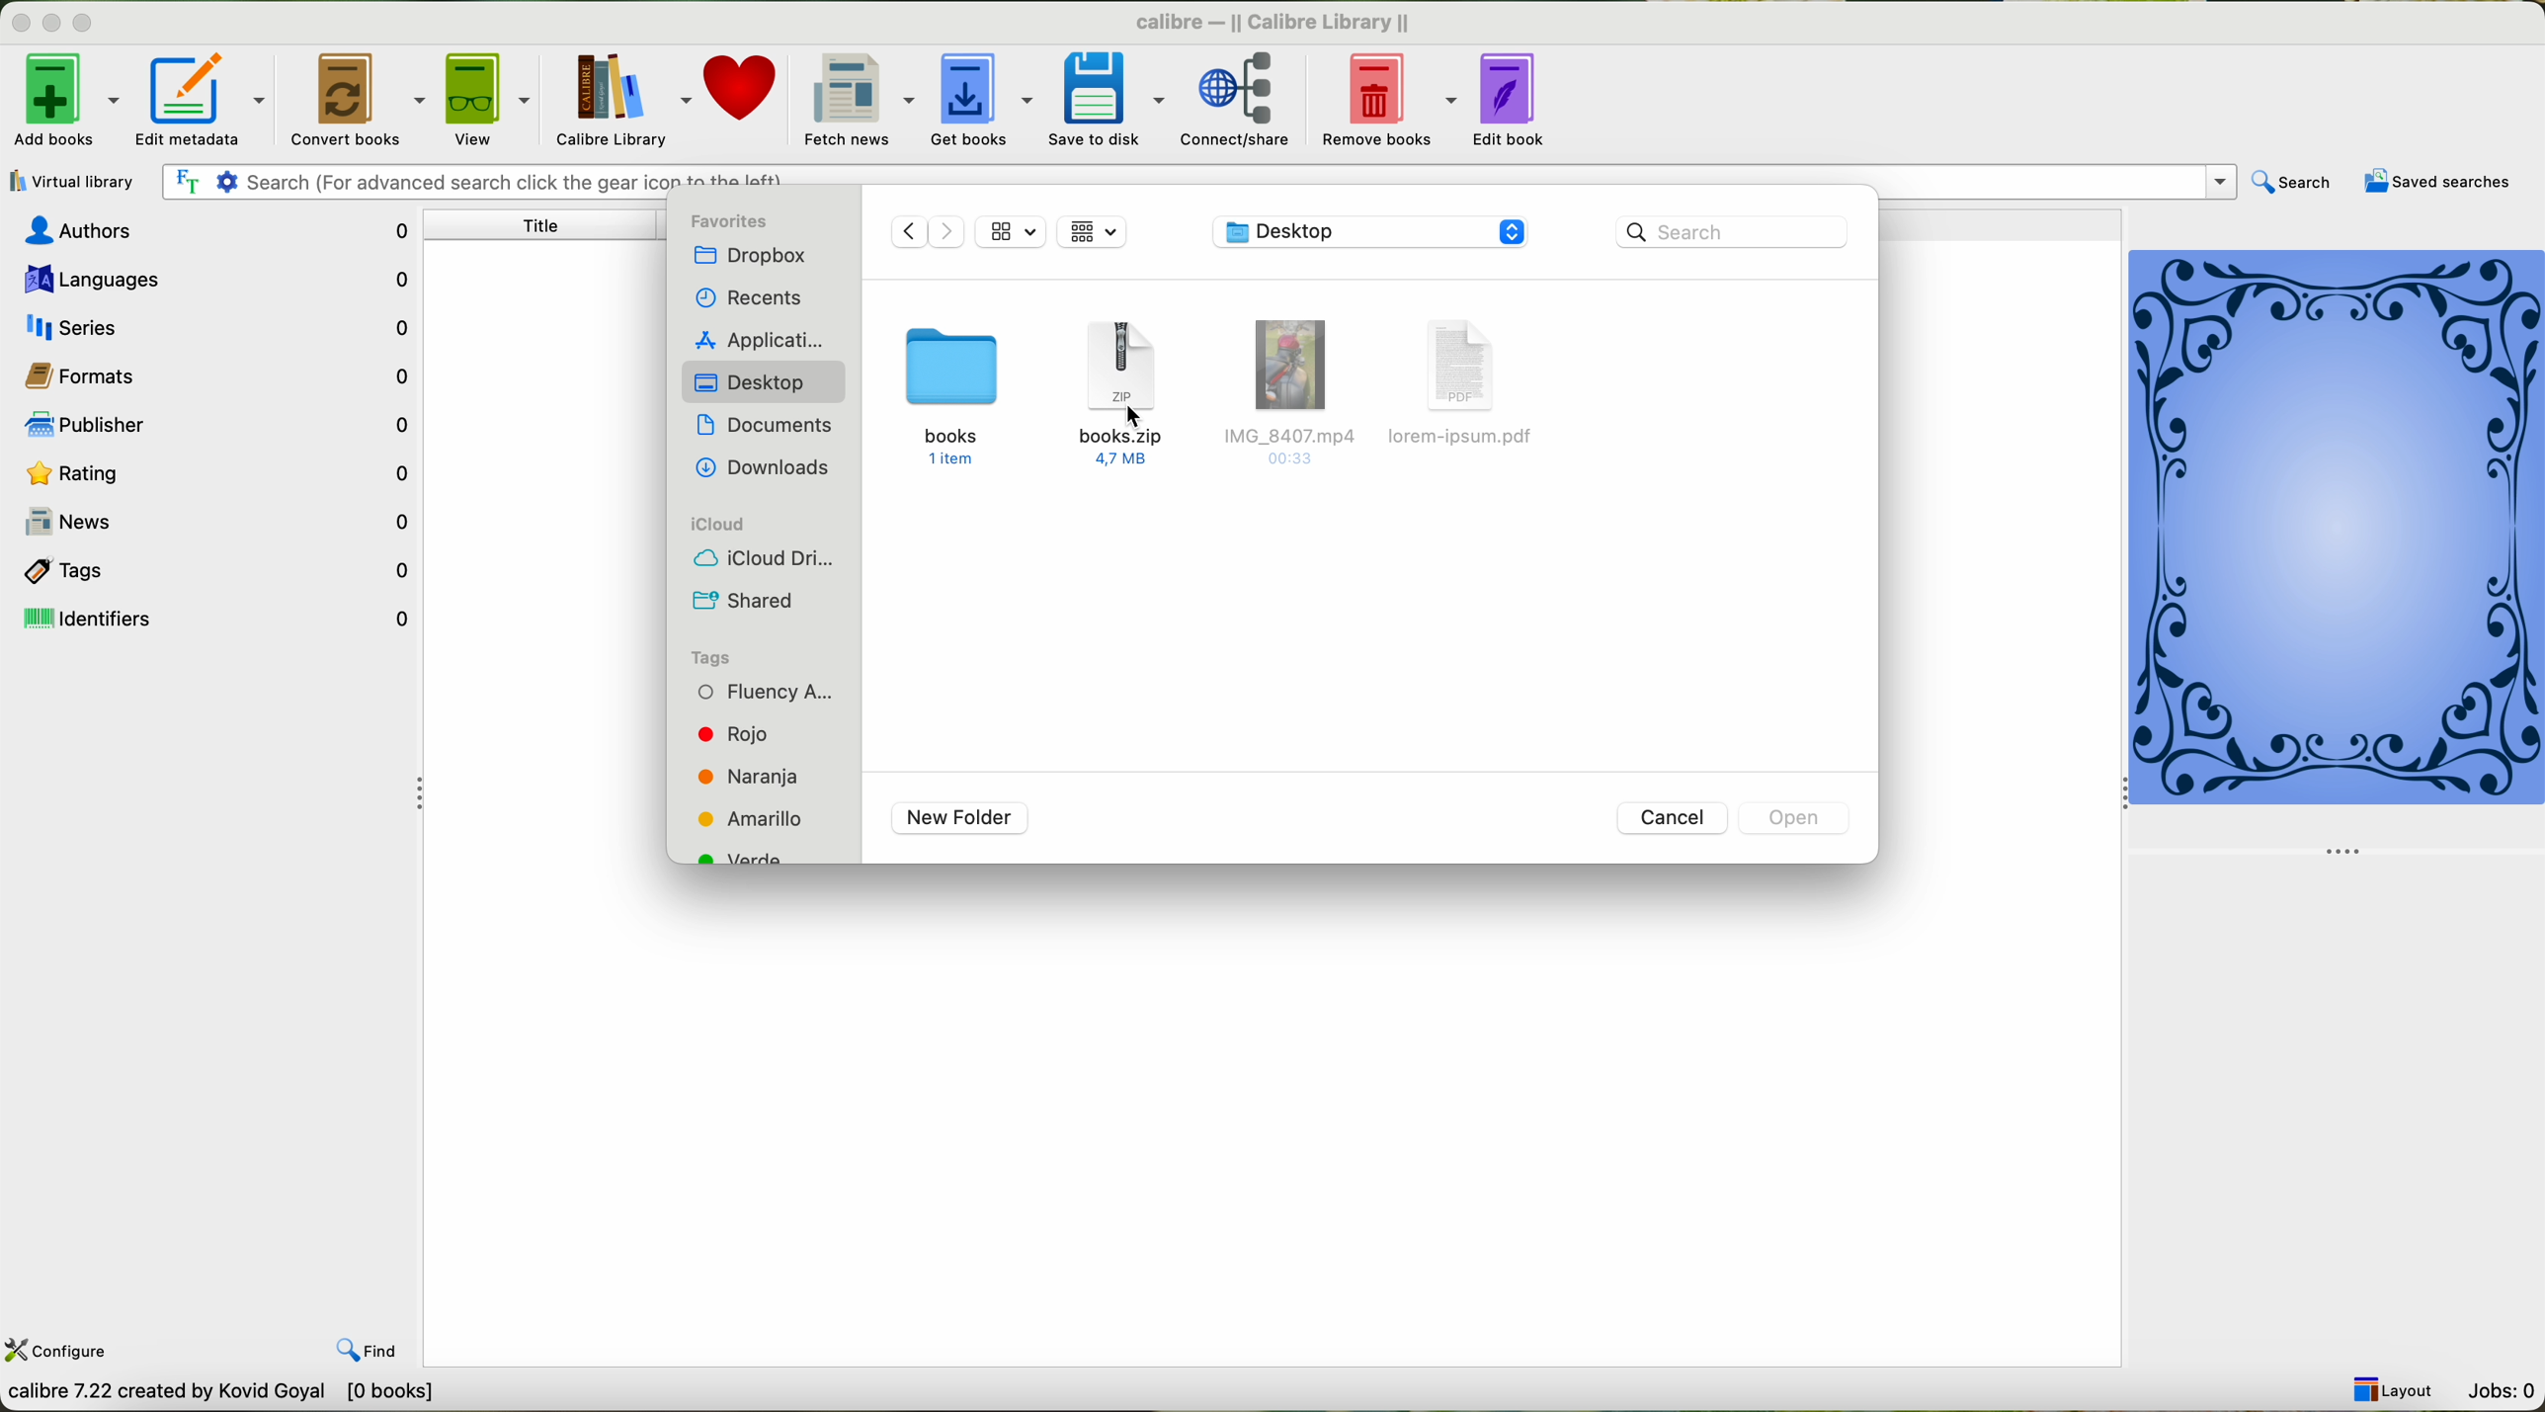 This screenshot has height=1412, width=2545. What do you see at coordinates (723, 657) in the screenshot?
I see `tags` at bounding box center [723, 657].